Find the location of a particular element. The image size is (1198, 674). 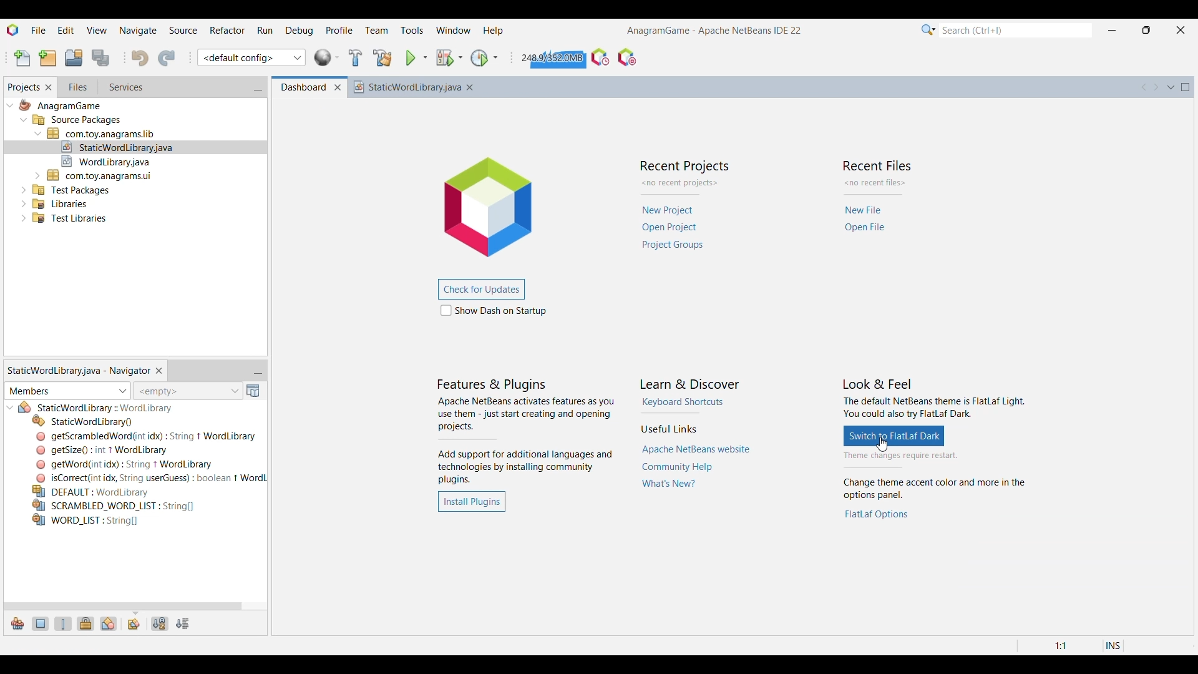

Build project is located at coordinates (356, 57).